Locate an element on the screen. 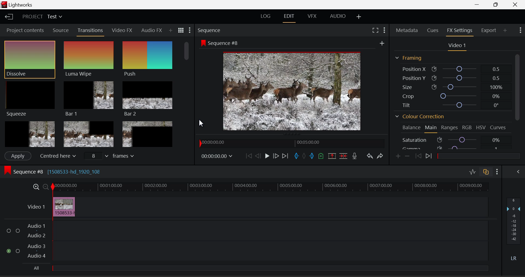 The height and width of the screenshot is (277, 525). Remove keyframe is located at coordinates (407, 156).